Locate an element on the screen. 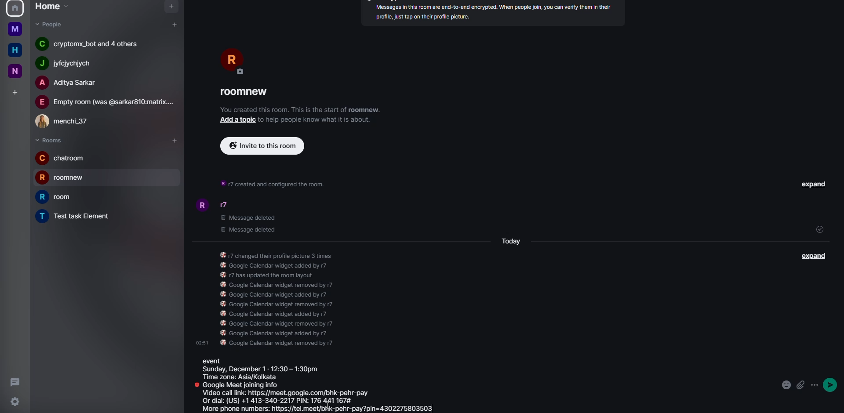 This screenshot has height=413, width=844. add is located at coordinates (15, 91).